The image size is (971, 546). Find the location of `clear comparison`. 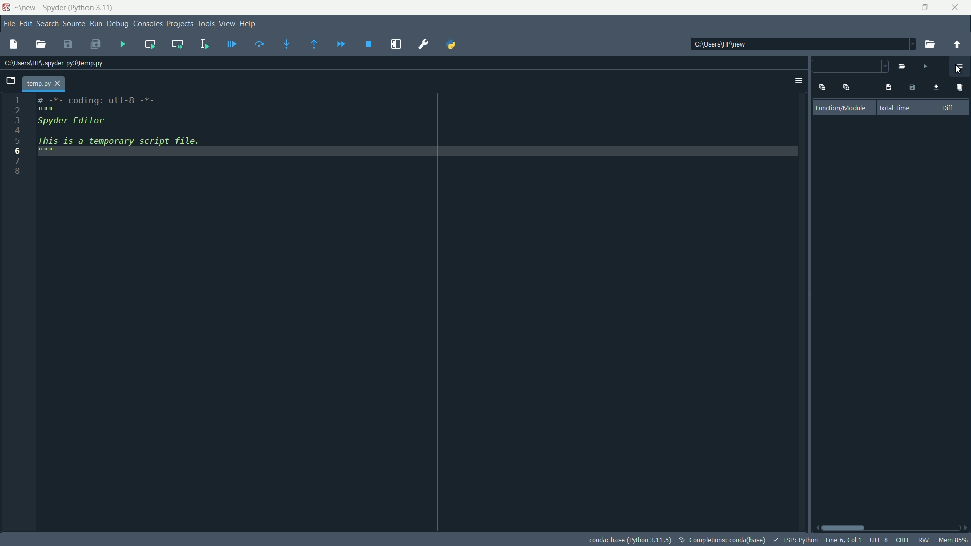

clear comparison is located at coordinates (958, 88).